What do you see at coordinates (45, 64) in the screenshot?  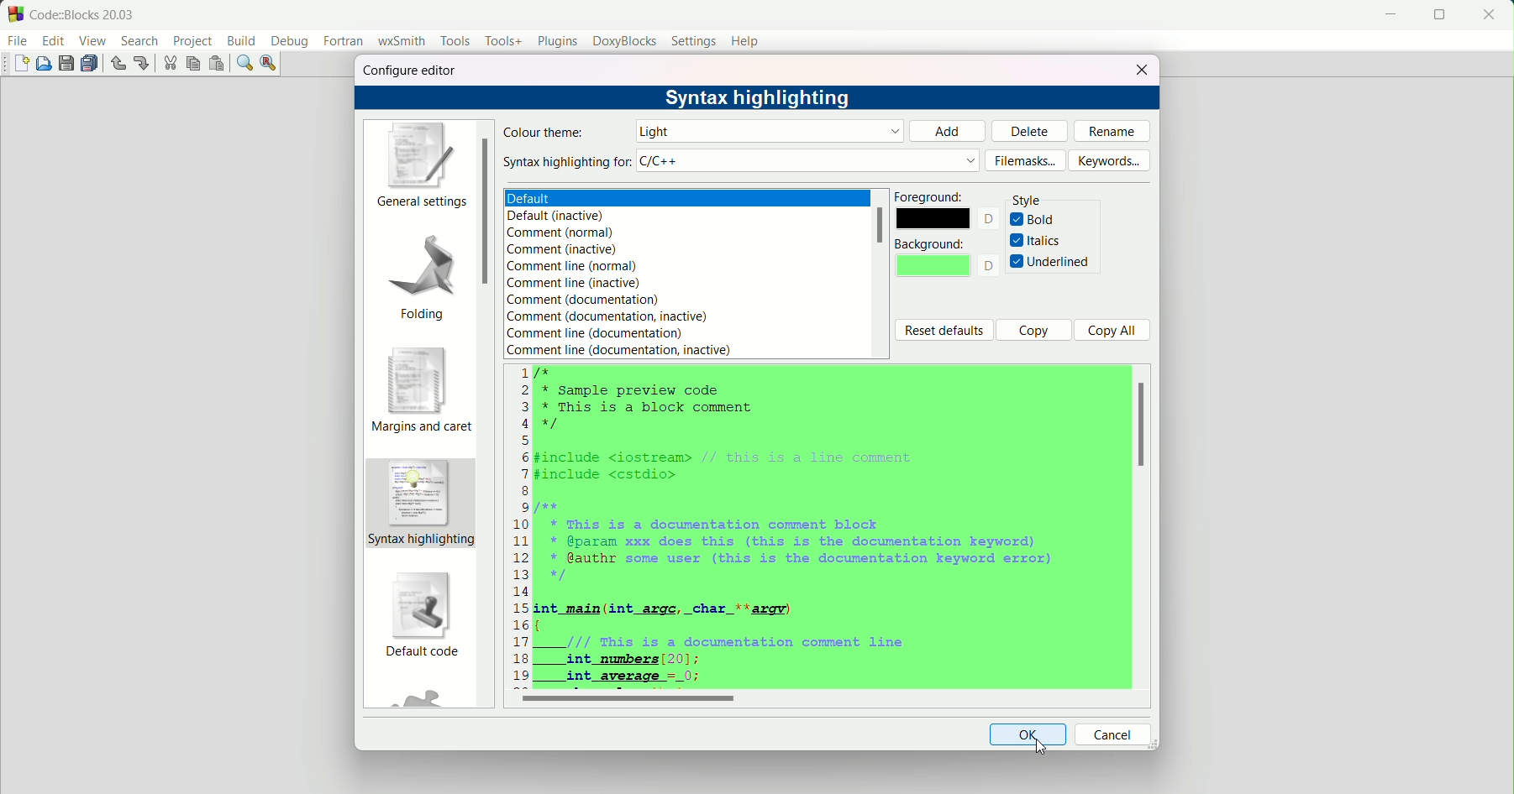 I see `open` at bounding box center [45, 64].